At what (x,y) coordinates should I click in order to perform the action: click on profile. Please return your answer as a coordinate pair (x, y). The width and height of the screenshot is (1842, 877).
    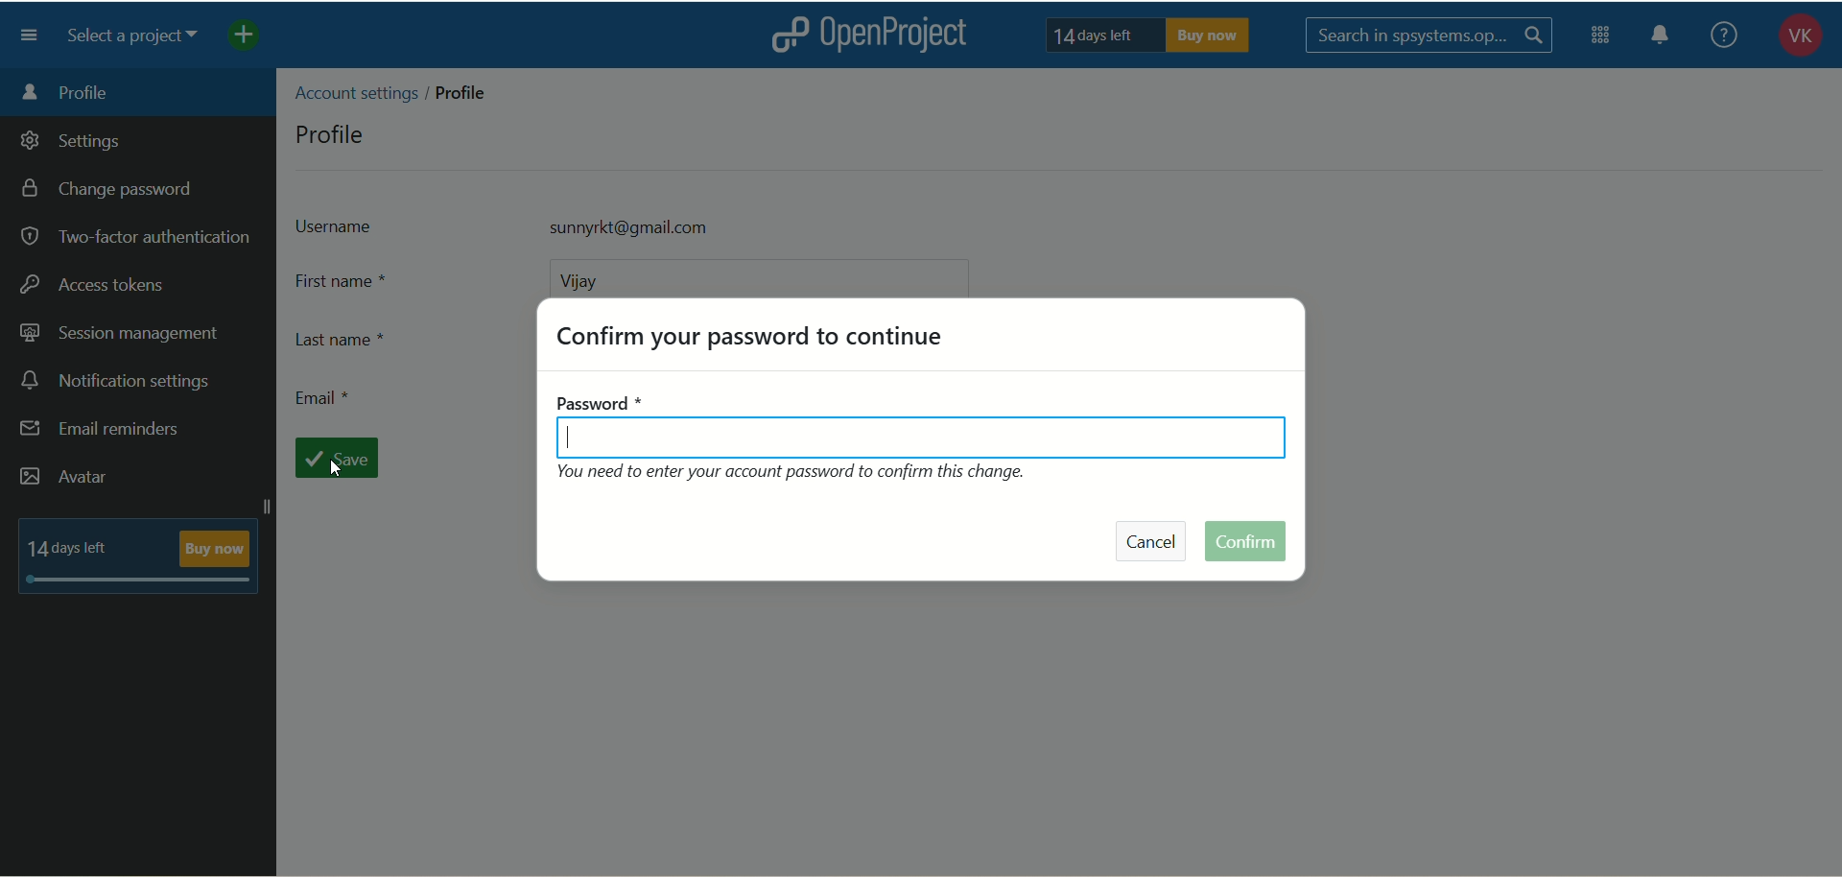
    Looking at the image, I should click on (333, 132).